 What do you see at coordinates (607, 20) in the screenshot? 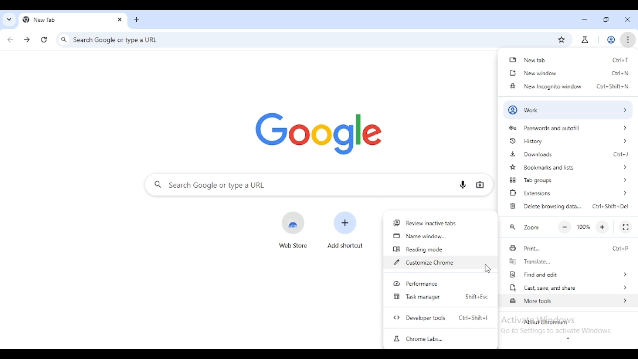
I see `maximize` at bounding box center [607, 20].